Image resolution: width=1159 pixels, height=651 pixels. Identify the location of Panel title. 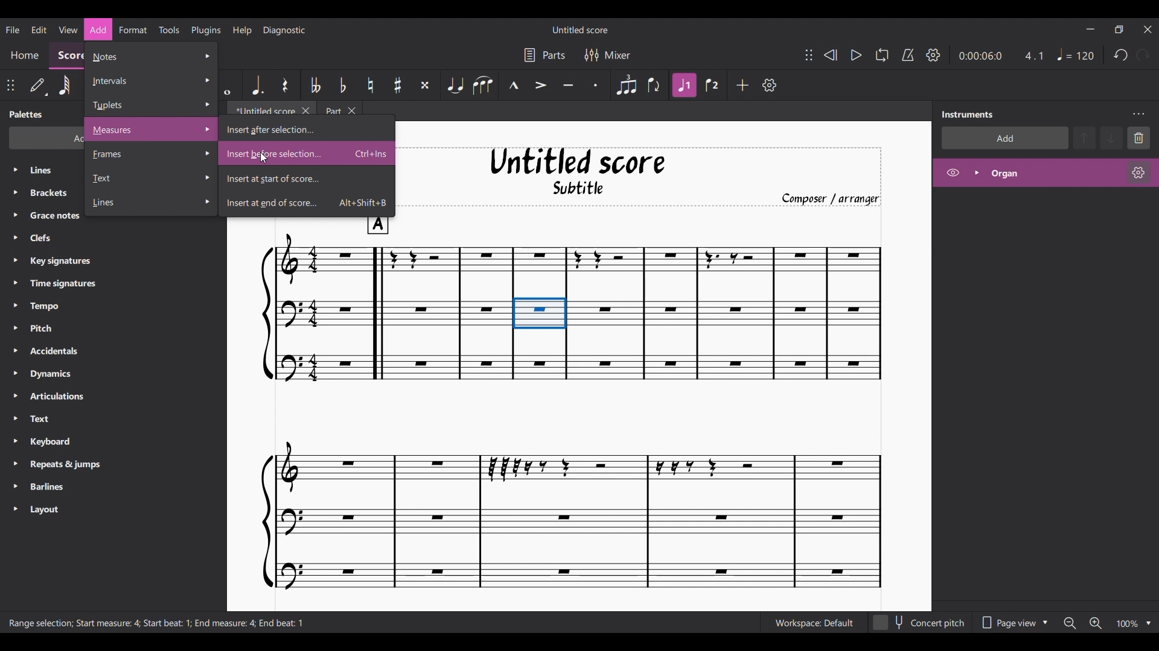
(966, 114).